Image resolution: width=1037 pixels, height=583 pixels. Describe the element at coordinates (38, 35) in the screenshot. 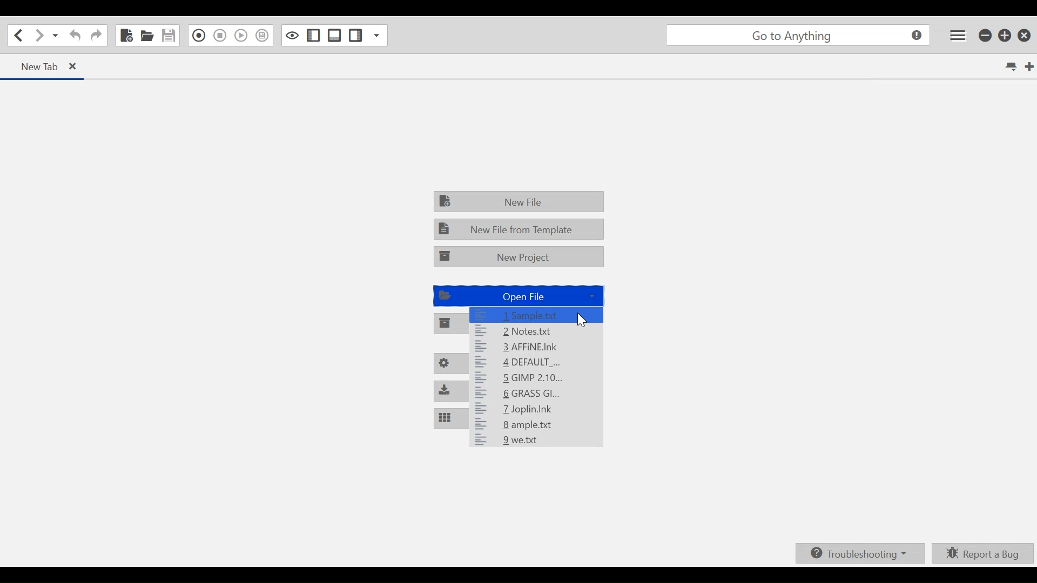

I see `Go forward one location` at that location.